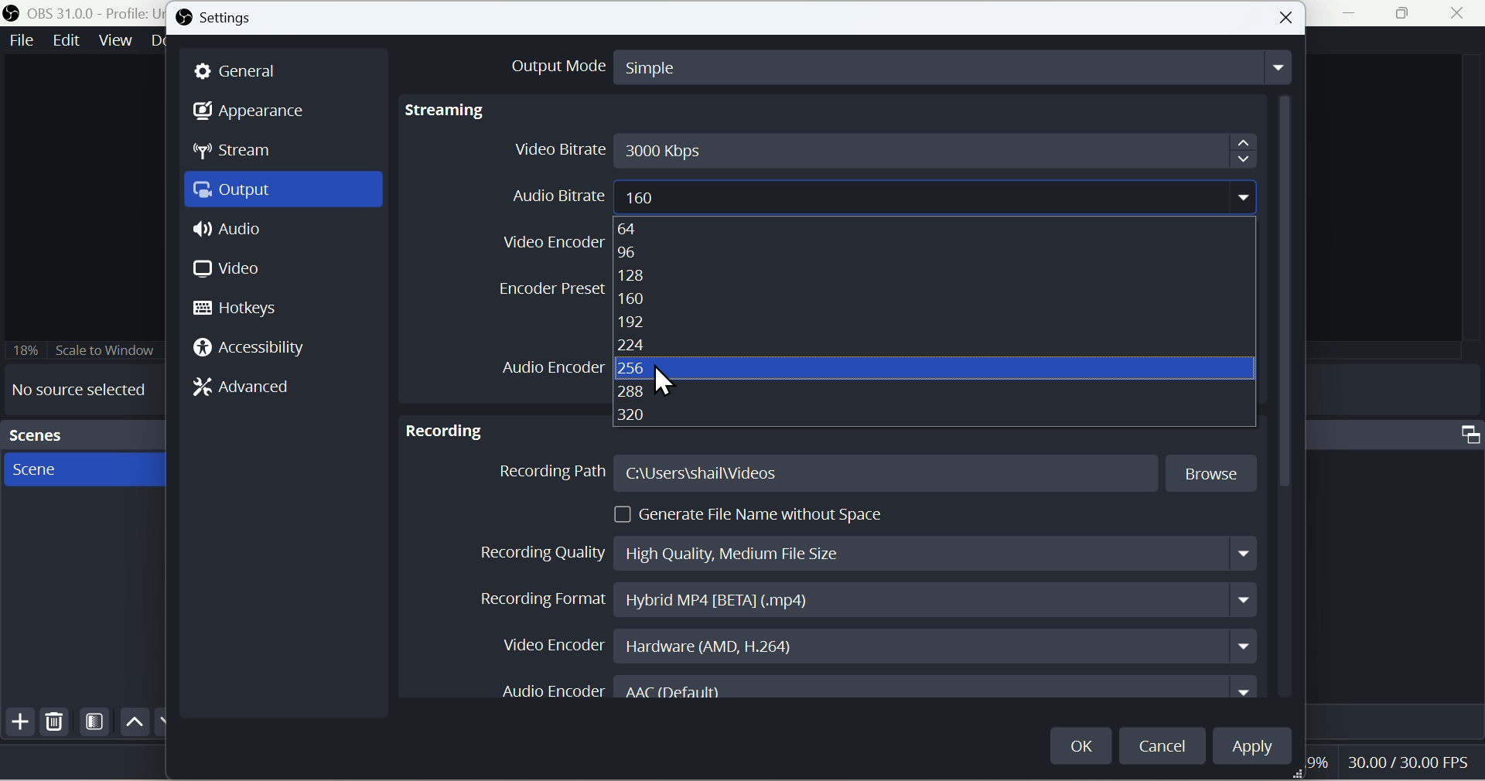 This screenshot has height=781, width=1485. Describe the element at coordinates (228, 268) in the screenshot. I see `Video` at that location.